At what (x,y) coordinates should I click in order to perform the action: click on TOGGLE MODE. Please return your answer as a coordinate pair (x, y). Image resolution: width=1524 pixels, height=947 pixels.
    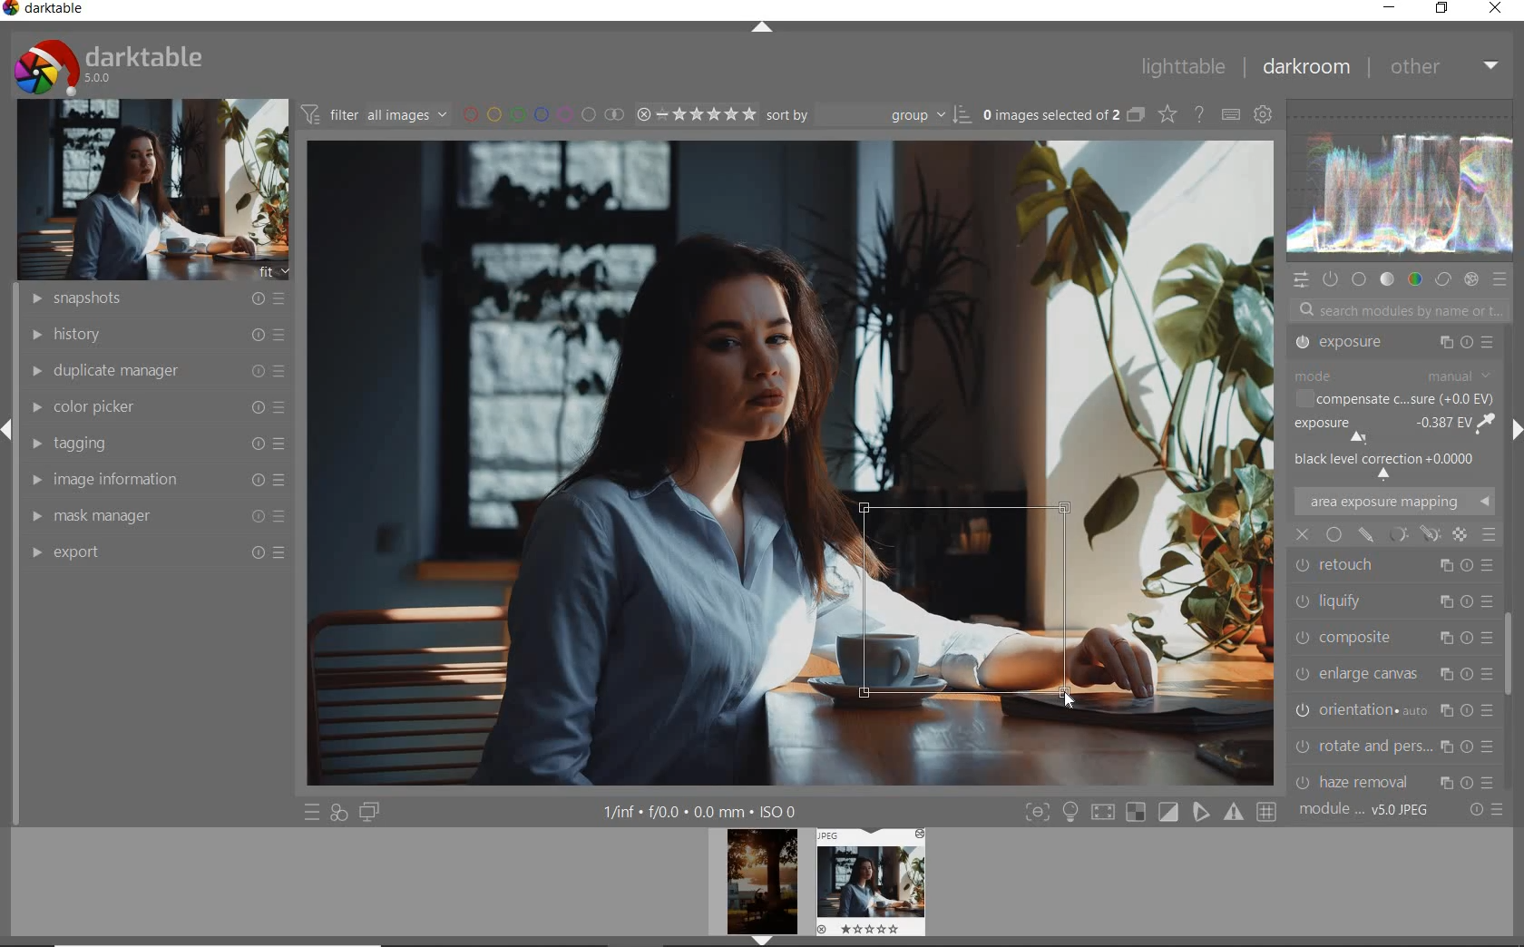
    Looking at the image, I should click on (1150, 812).